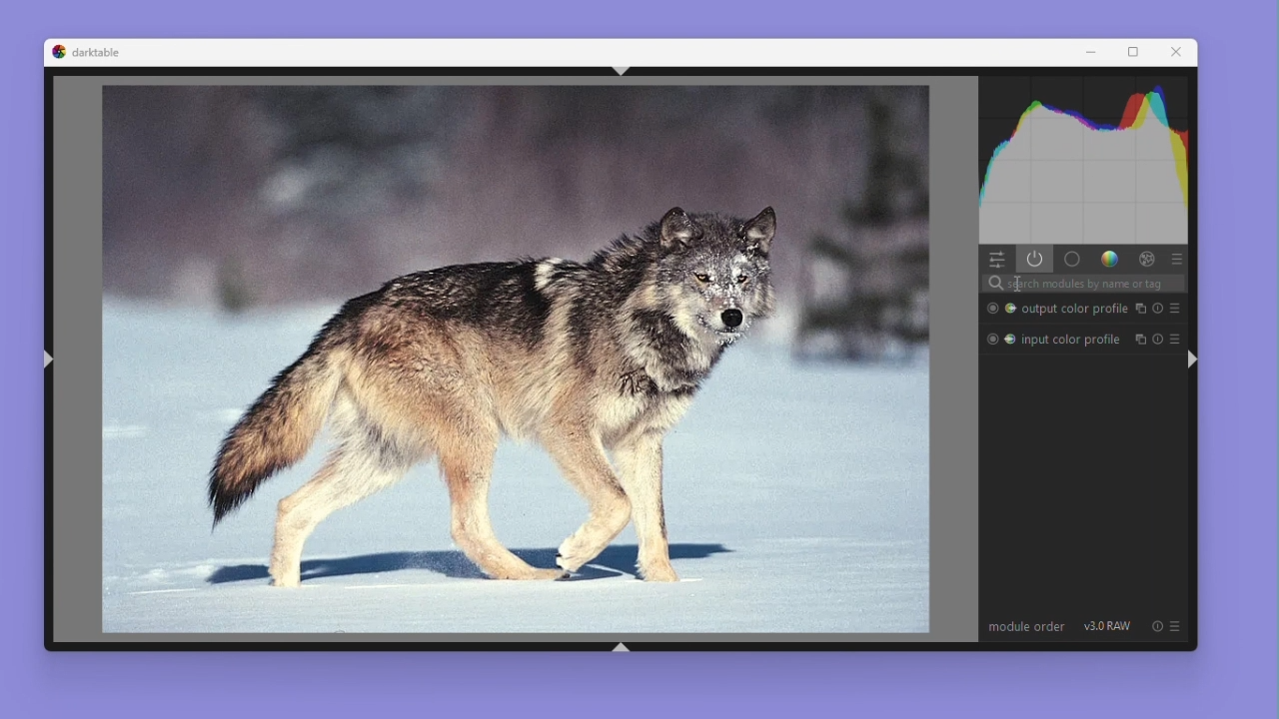  What do you see at coordinates (503, 360) in the screenshot?
I see `Image` at bounding box center [503, 360].